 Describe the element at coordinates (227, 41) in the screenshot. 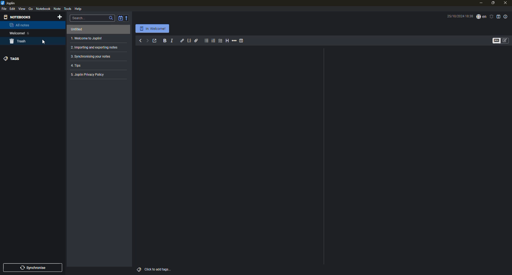

I see `heading` at that location.